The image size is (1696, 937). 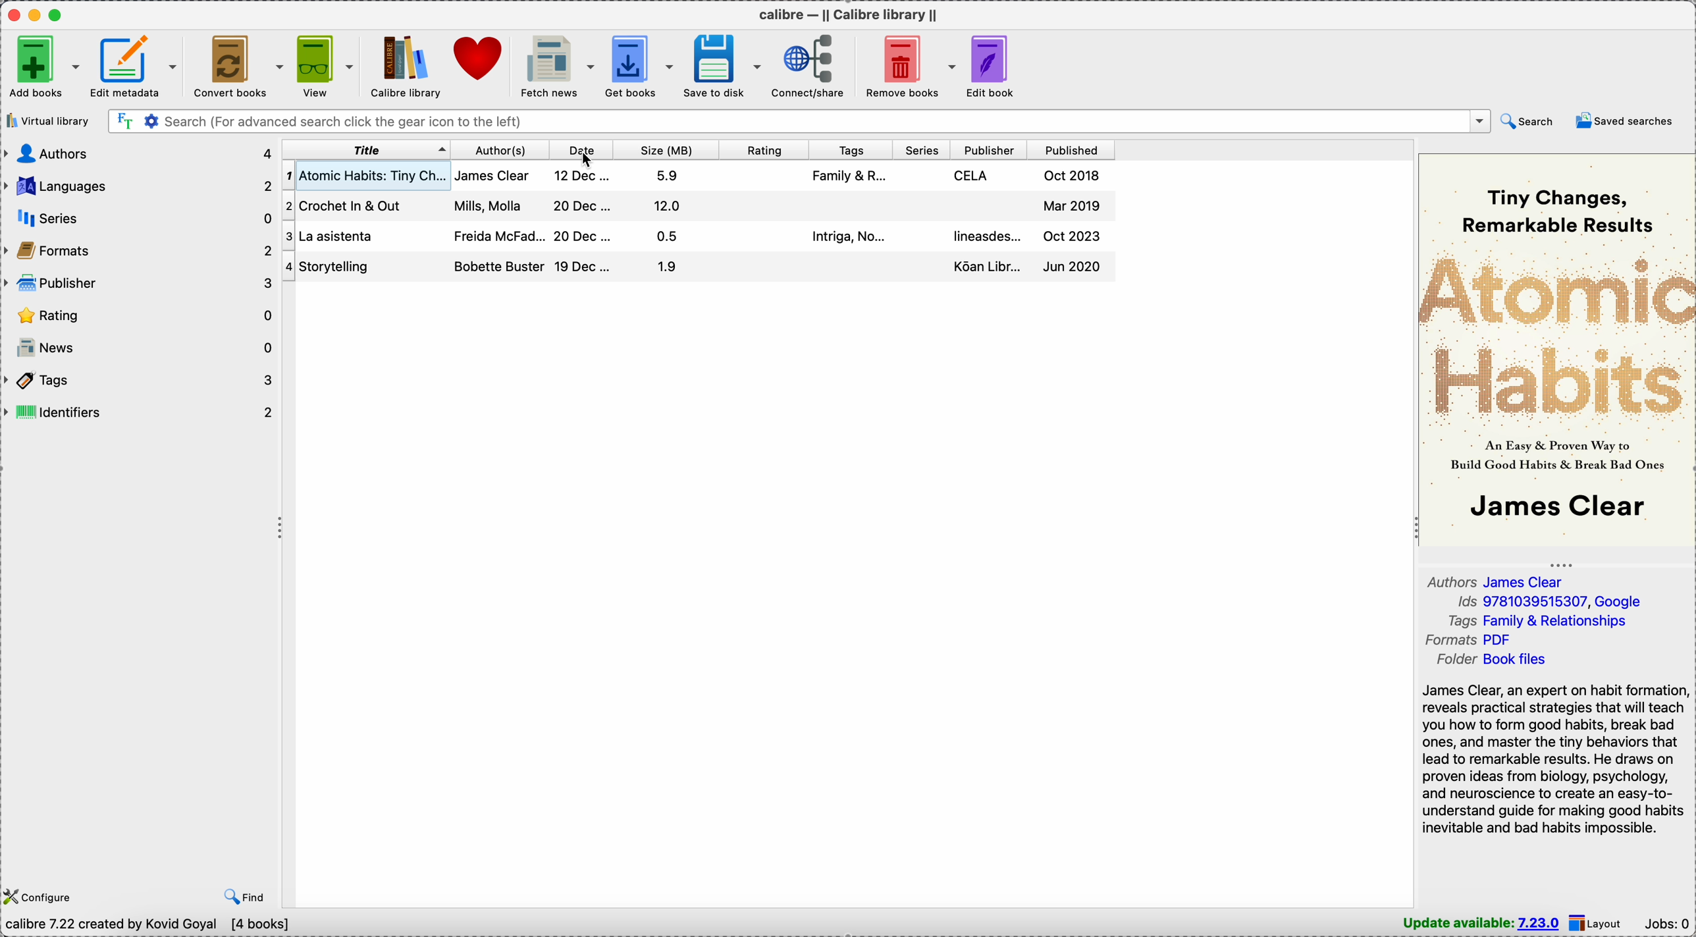 What do you see at coordinates (1495, 659) in the screenshot?
I see `folder Book files` at bounding box center [1495, 659].